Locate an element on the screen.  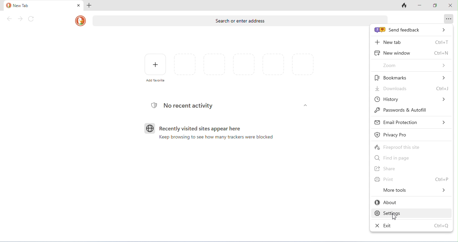
share is located at coordinates (412, 169).